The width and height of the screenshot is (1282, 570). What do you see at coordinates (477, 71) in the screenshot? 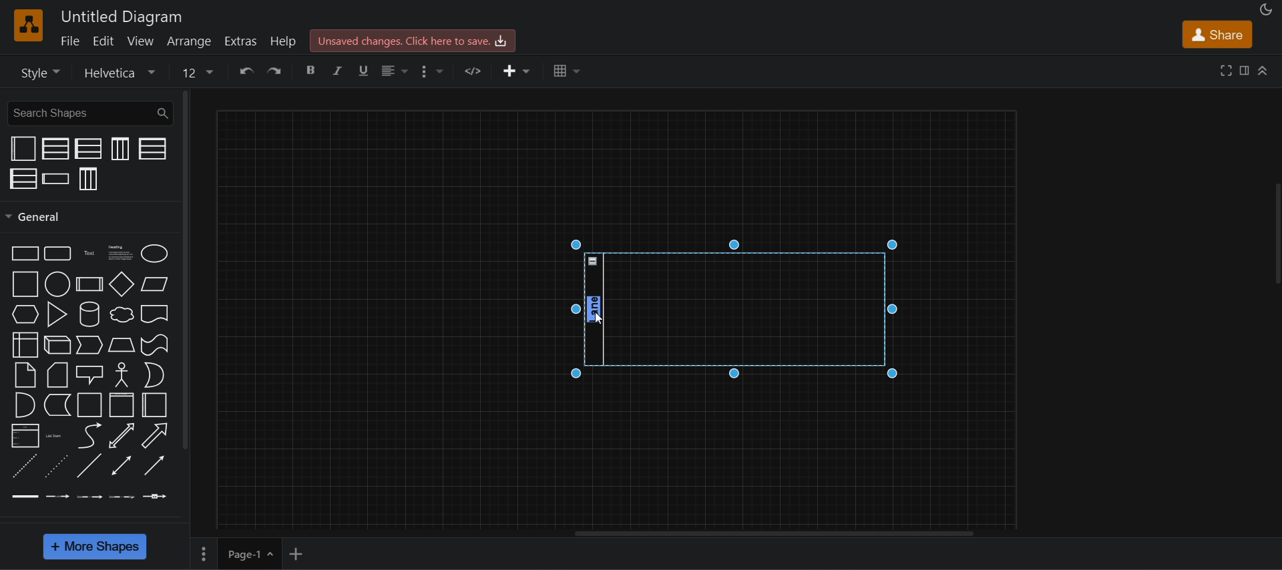
I see `url` at bounding box center [477, 71].